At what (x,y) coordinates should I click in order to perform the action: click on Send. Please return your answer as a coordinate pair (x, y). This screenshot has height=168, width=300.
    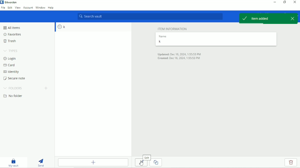
    Looking at the image, I should click on (41, 163).